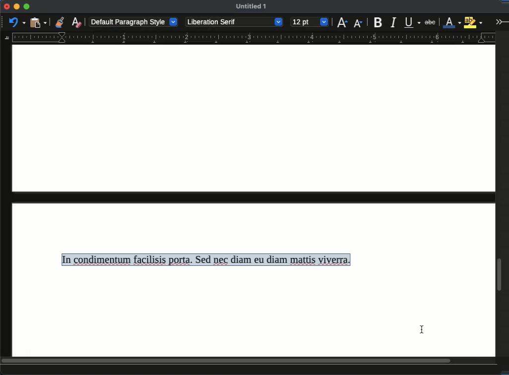 The width and height of the screenshot is (509, 375). Describe the element at coordinates (202, 159) in the screenshot. I see `spacing` at that location.